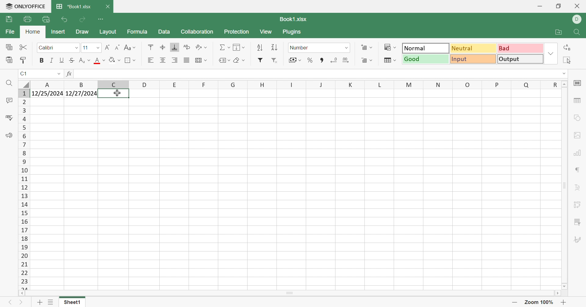 This screenshot has width=586, height=307. What do you see at coordinates (70, 303) in the screenshot?
I see `Sheet1` at bounding box center [70, 303].